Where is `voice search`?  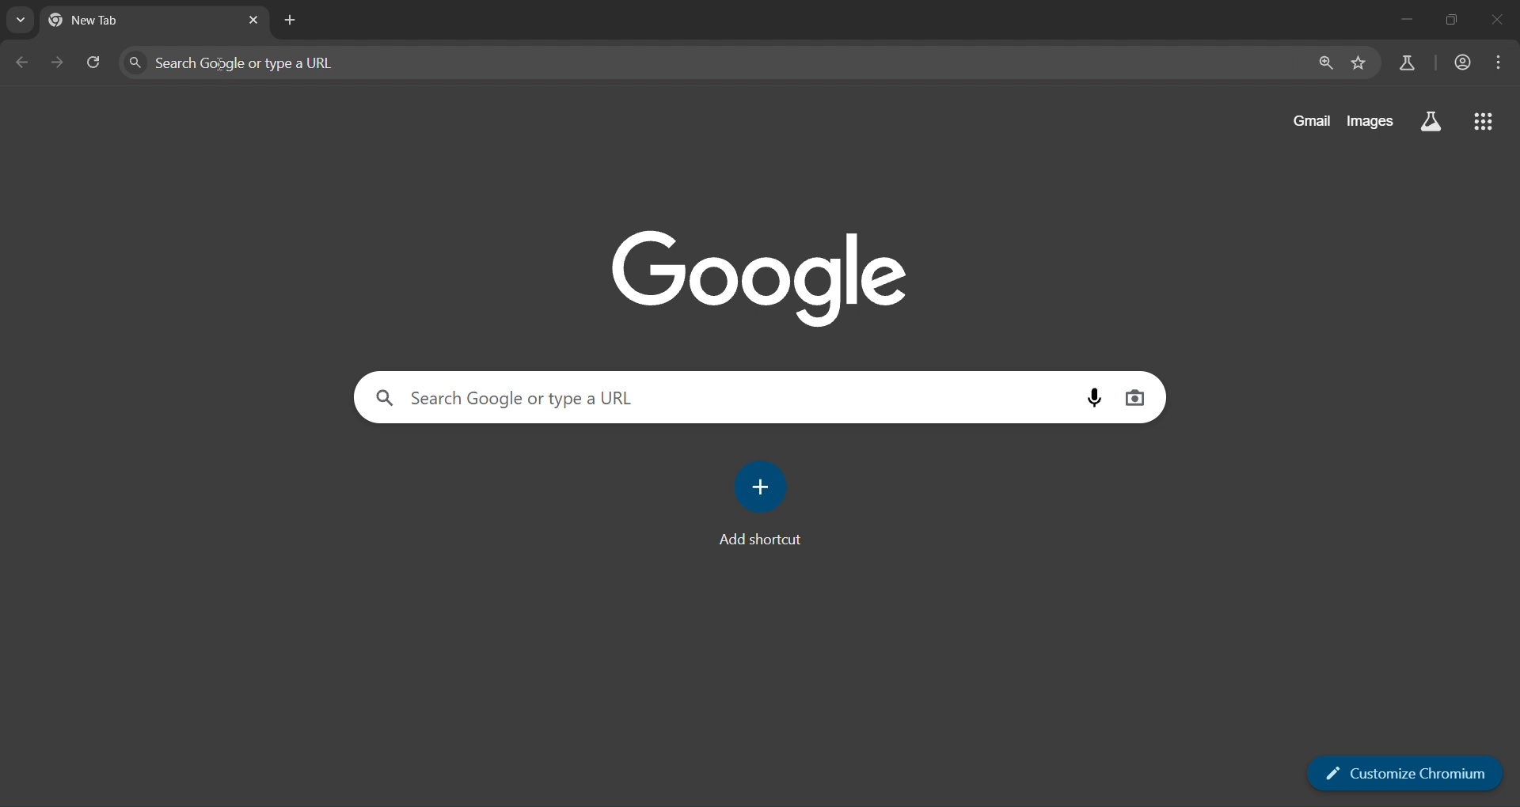
voice search is located at coordinates (1137, 399).